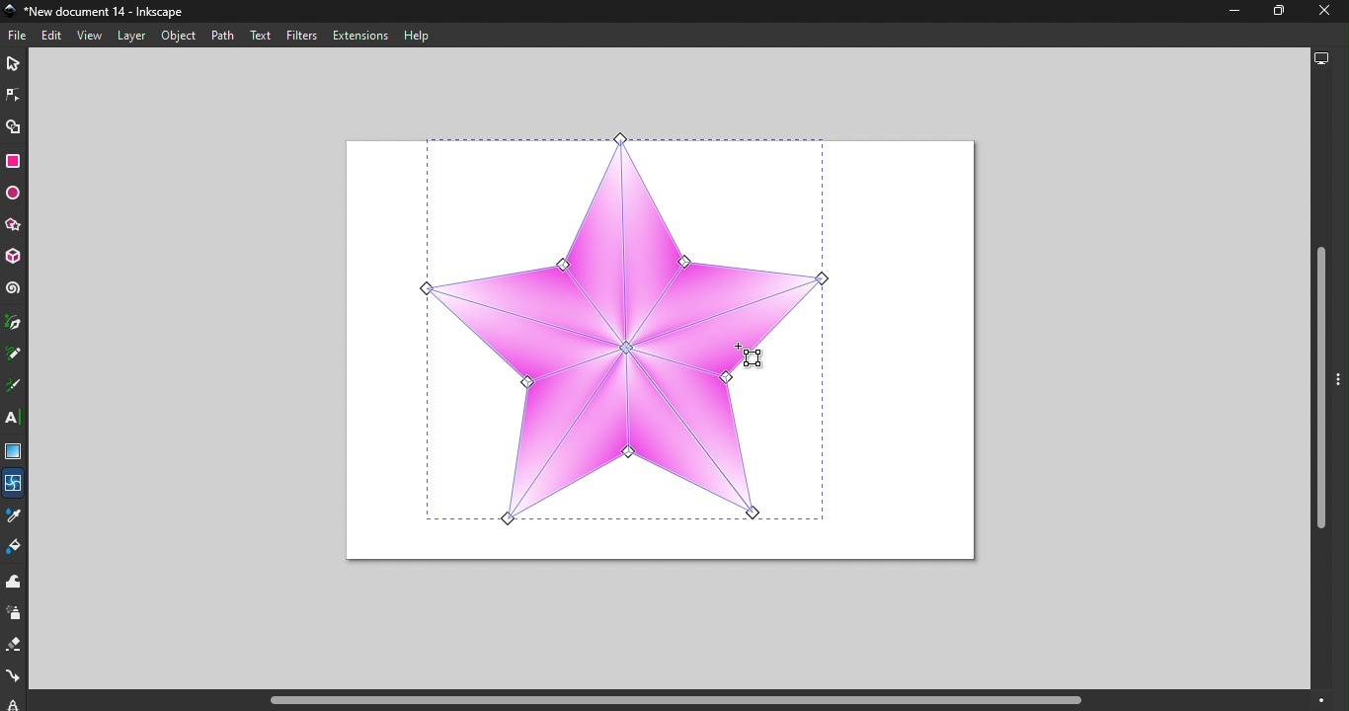 Image resolution: width=1349 pixels, height=711 pixels. I want to click on Rectangle tool, so click(13, 163).